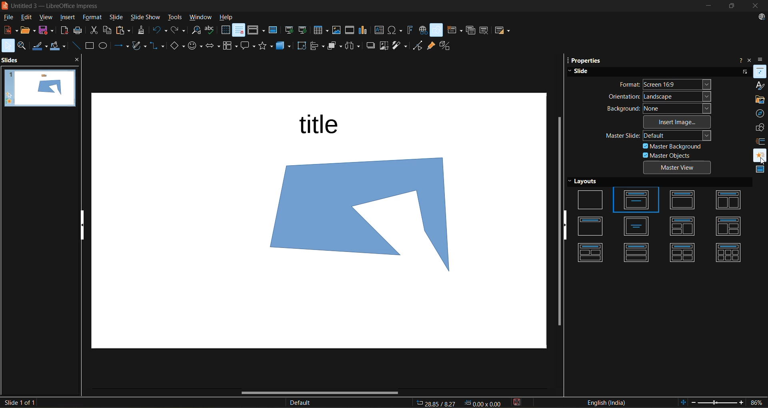 This screenshot has height=408, width=768. I want to click on view, so click(46, 18).